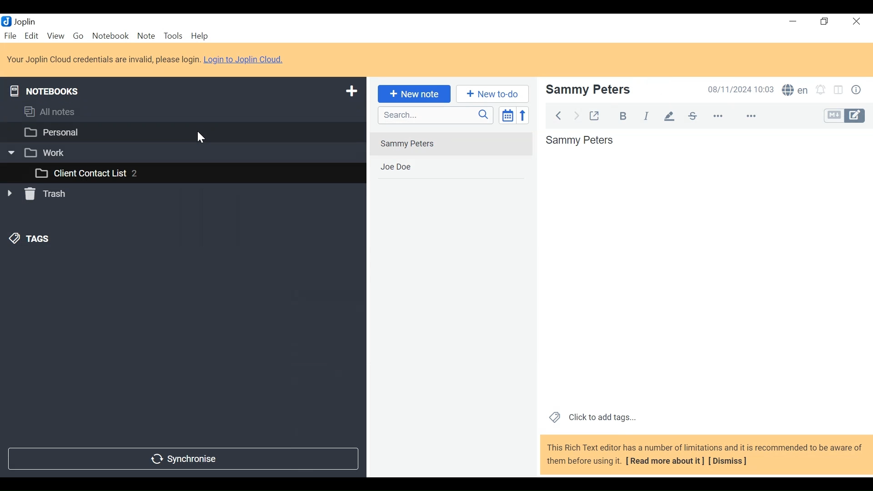 This screenshot has height=491, width=873. I want to click on S, so click(795, 90).